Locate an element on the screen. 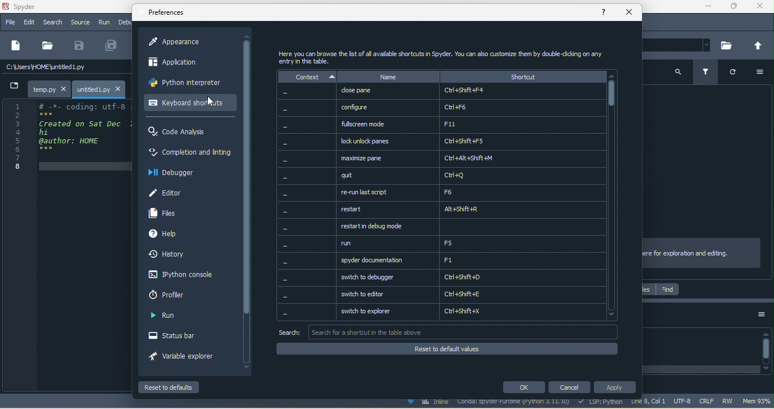 The width and height of the screenshot is (774, 409). filter is located at coordinates (707, 73).